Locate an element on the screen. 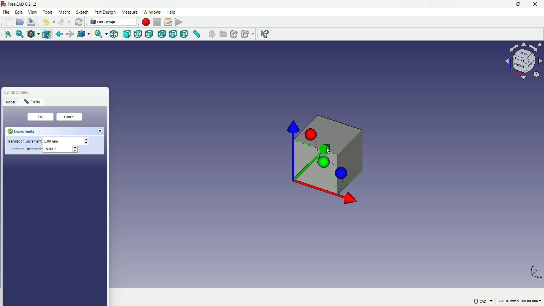 The image size is (544, 306). go back is located at coordinates (59, 34).